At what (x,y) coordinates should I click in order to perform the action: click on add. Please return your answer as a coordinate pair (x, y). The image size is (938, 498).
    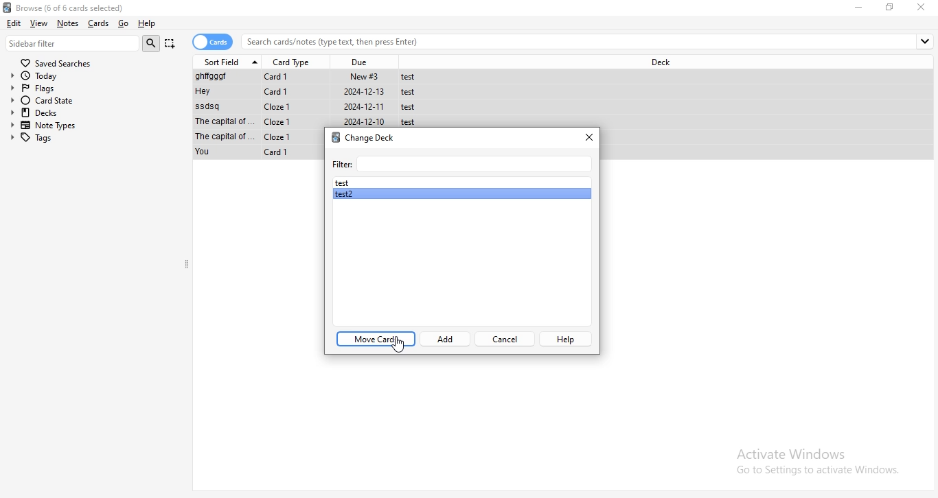
    Looking at the image, I should click on (445, 338).